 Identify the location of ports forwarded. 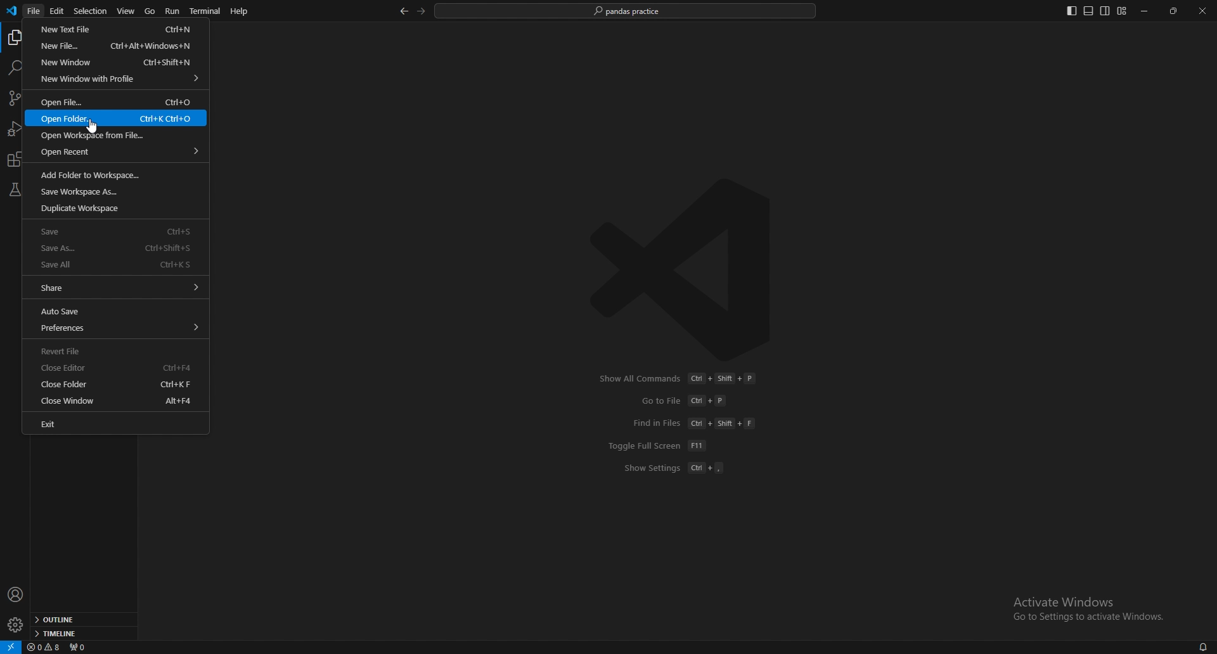
(77, 646).